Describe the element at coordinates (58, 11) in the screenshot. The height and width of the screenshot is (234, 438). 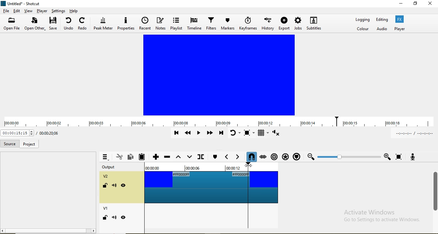
I see `settings` at that location.